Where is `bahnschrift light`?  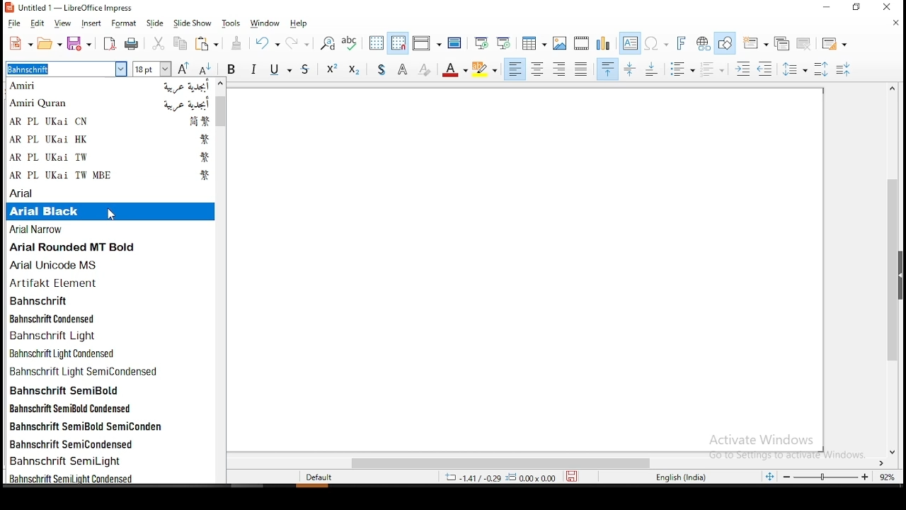
bahnschrift light is located at coordinates (110, 335).